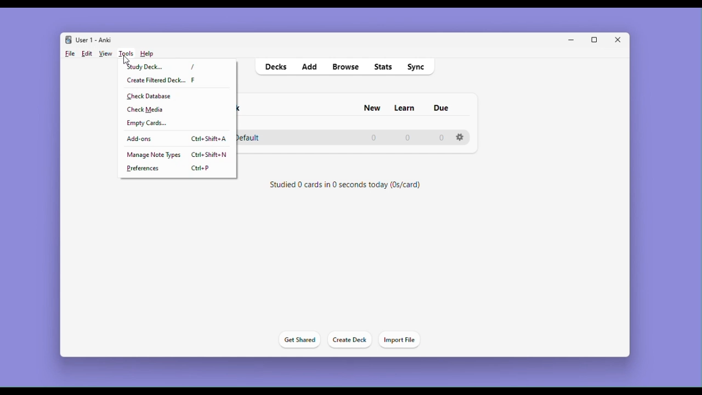 The height and width of the screenshot is (395, 702). Describe the element at coordinates (149, 54) in the screenshot. I see `Help` at that location.